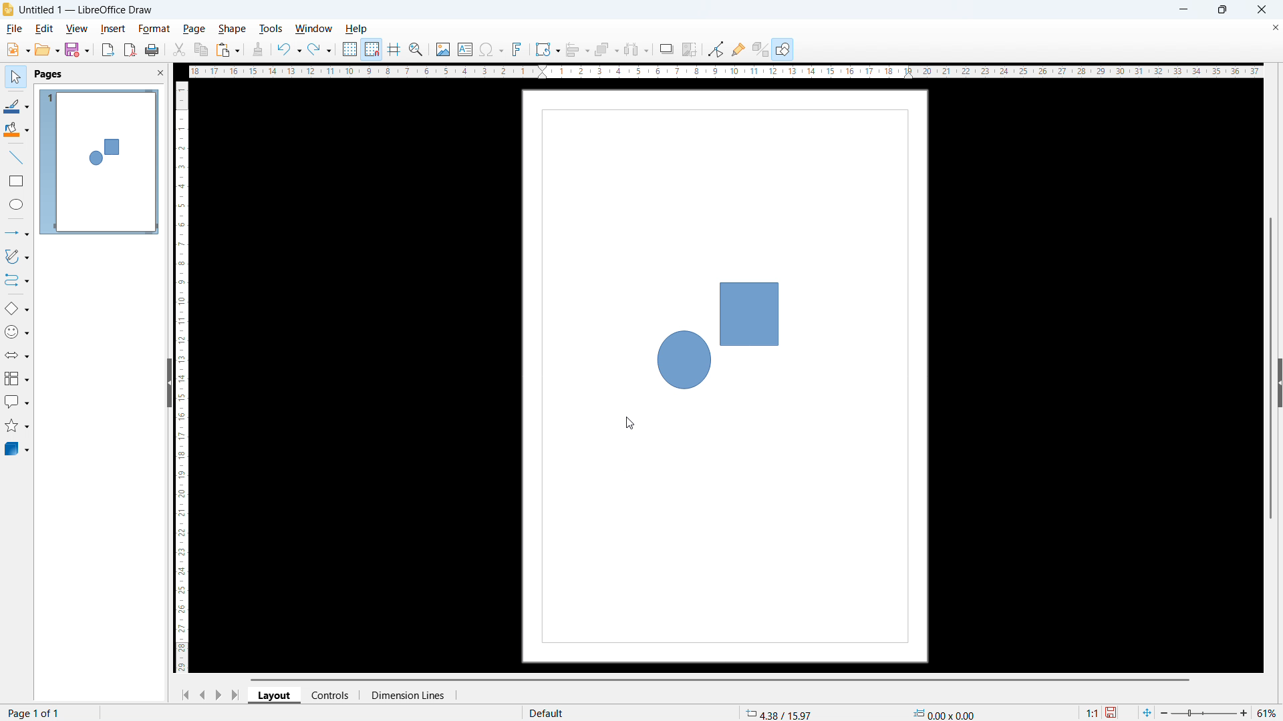 Image resolution: width=1283 pixels, height=721 pixels. I want to click on window, so click(314, 29).